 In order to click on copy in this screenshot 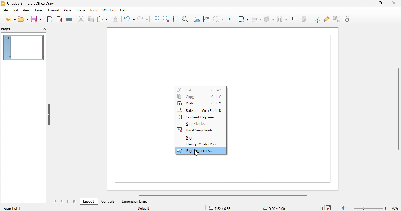, I will do `click(200, 97)`.